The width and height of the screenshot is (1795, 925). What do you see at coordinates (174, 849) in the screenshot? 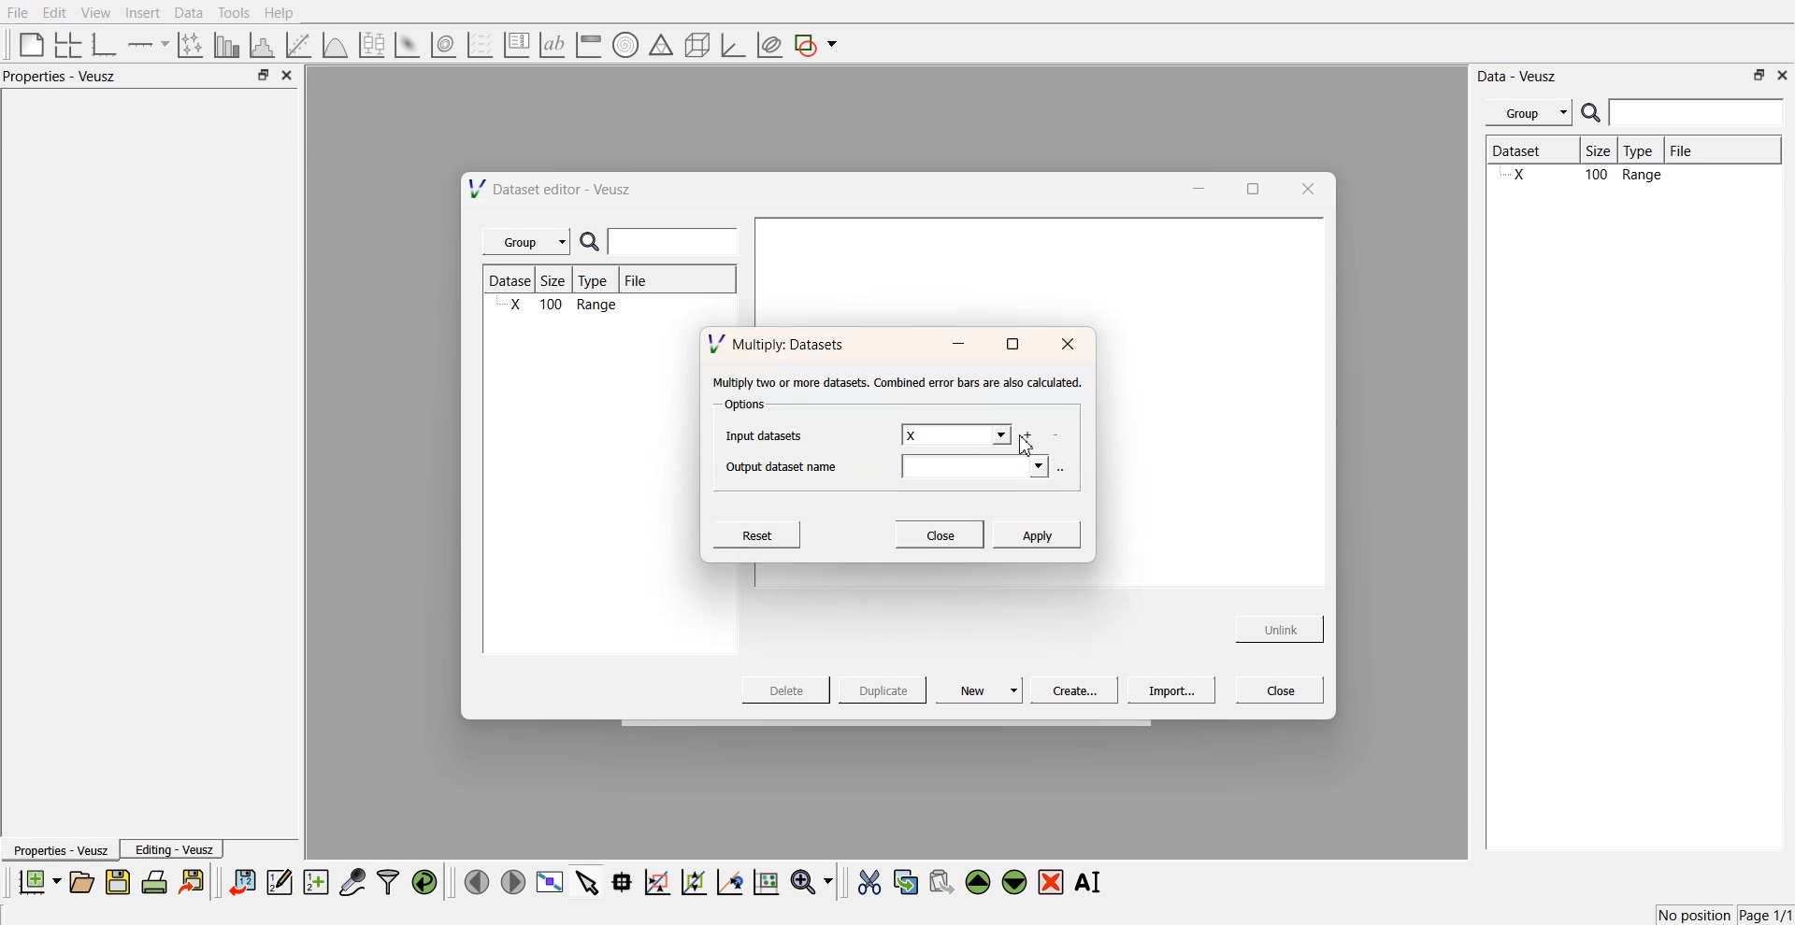
I see `Editing - Veusz` at bounding box center [174, 849].